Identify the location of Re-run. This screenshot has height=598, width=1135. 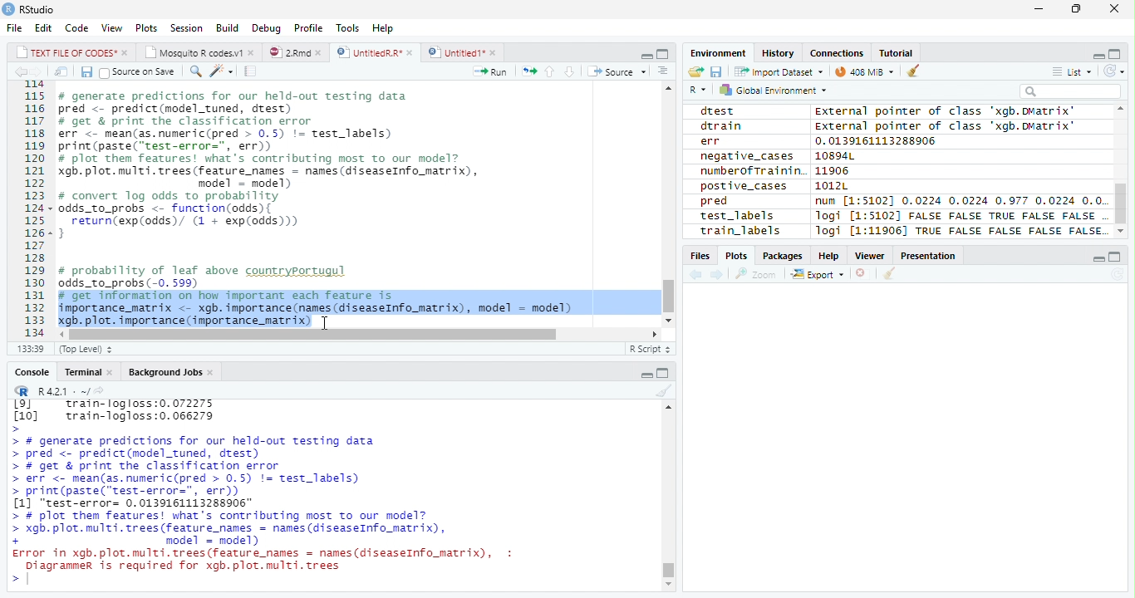
(526, 70).